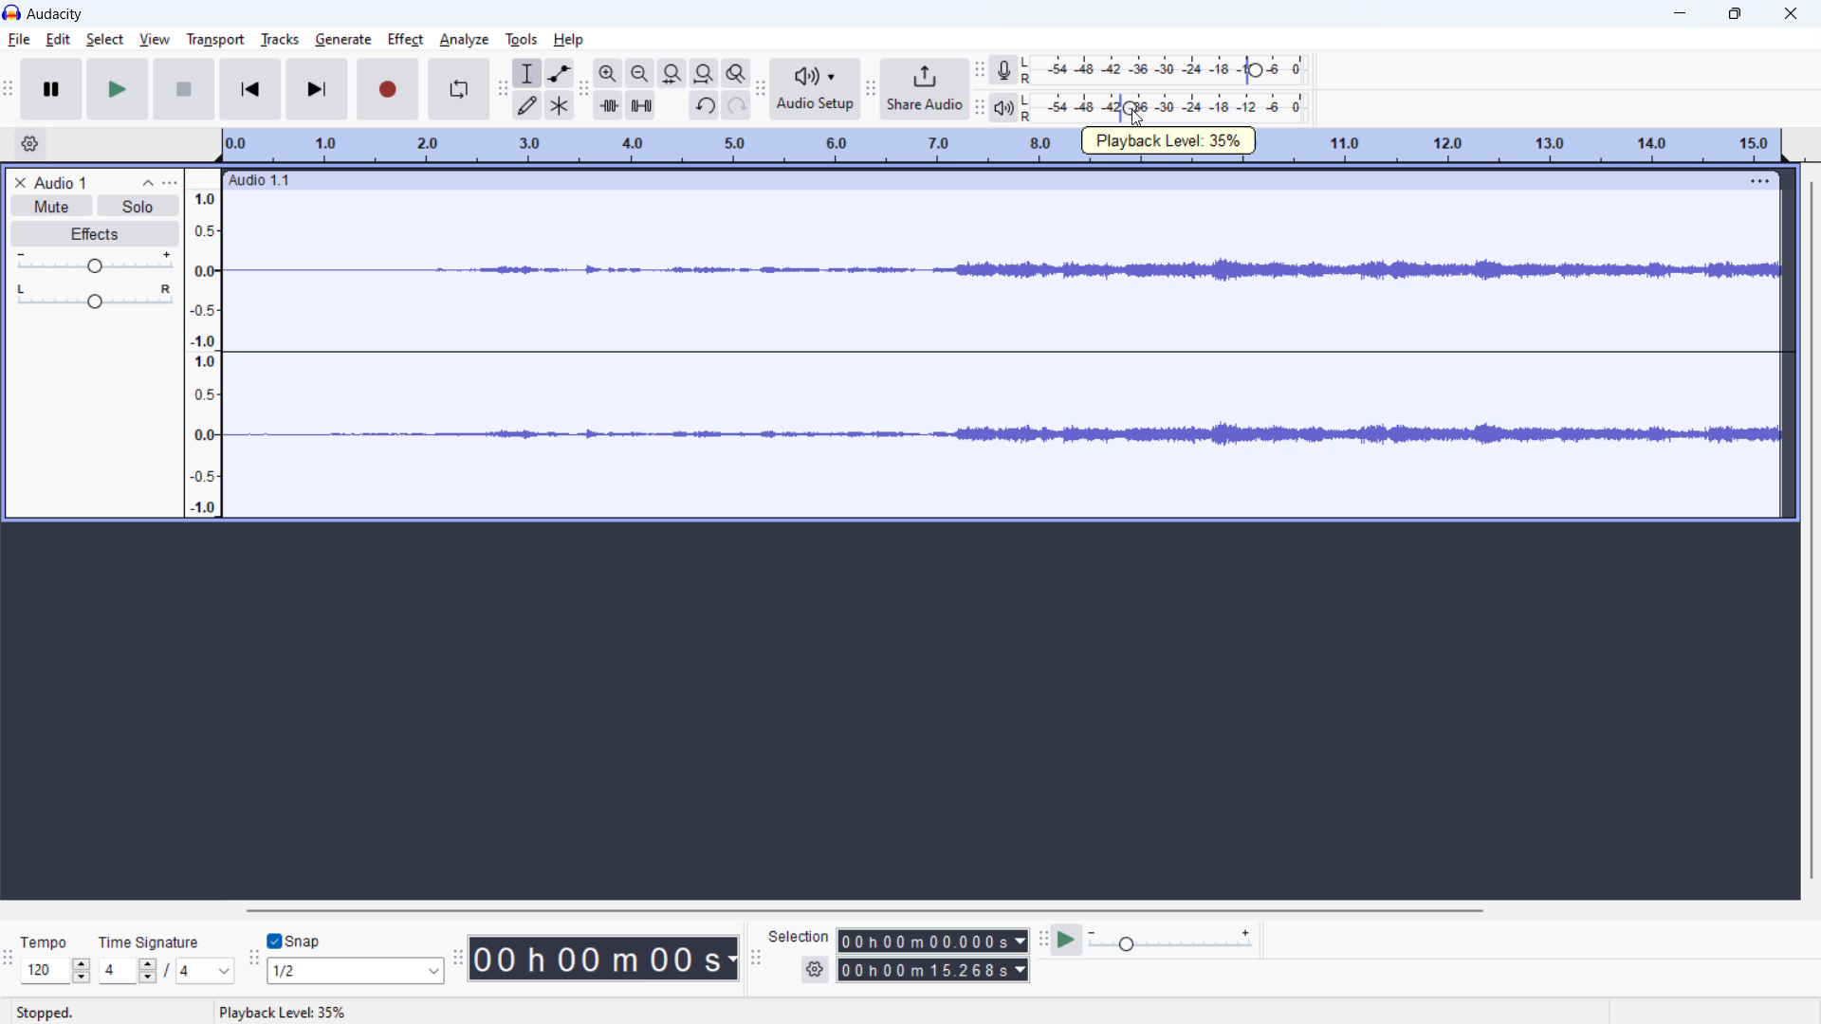 This screenshot has height=1024, width=1821. Describe the element at coordinates (583, 88) in the screenshot. I see `edit toolbar` at that location.